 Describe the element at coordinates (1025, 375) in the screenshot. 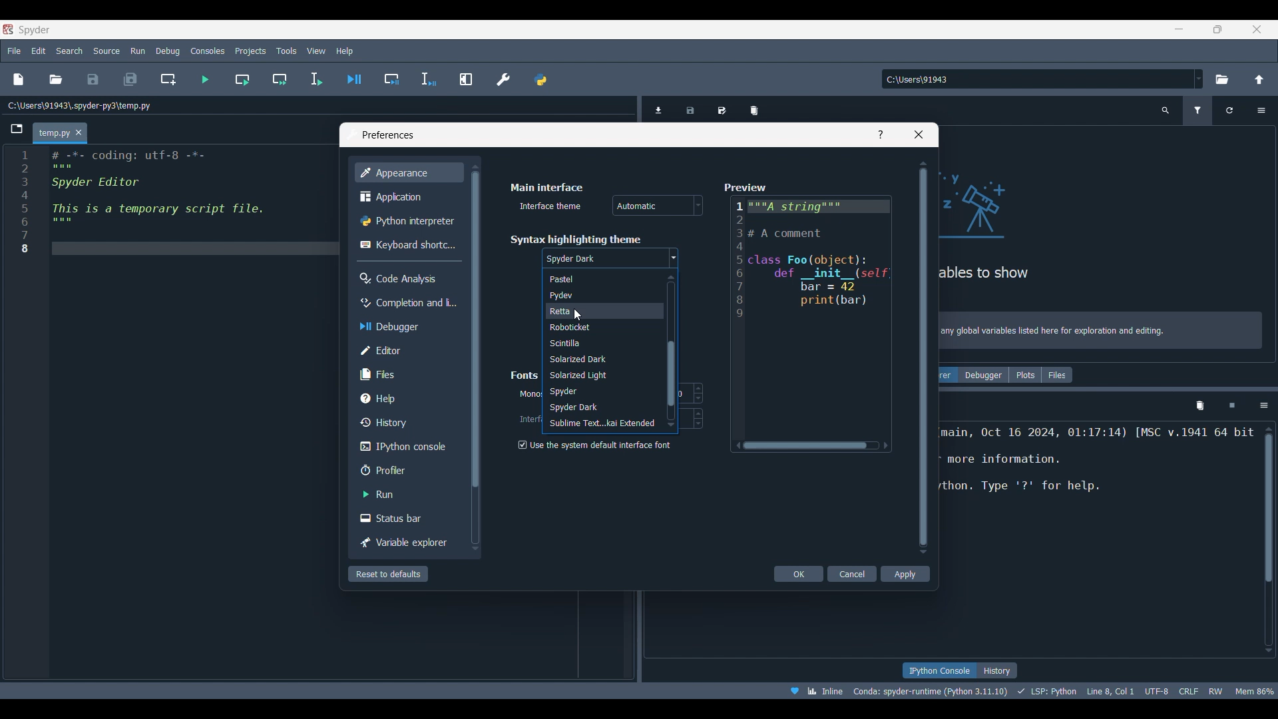

I see `Plots` at that location.